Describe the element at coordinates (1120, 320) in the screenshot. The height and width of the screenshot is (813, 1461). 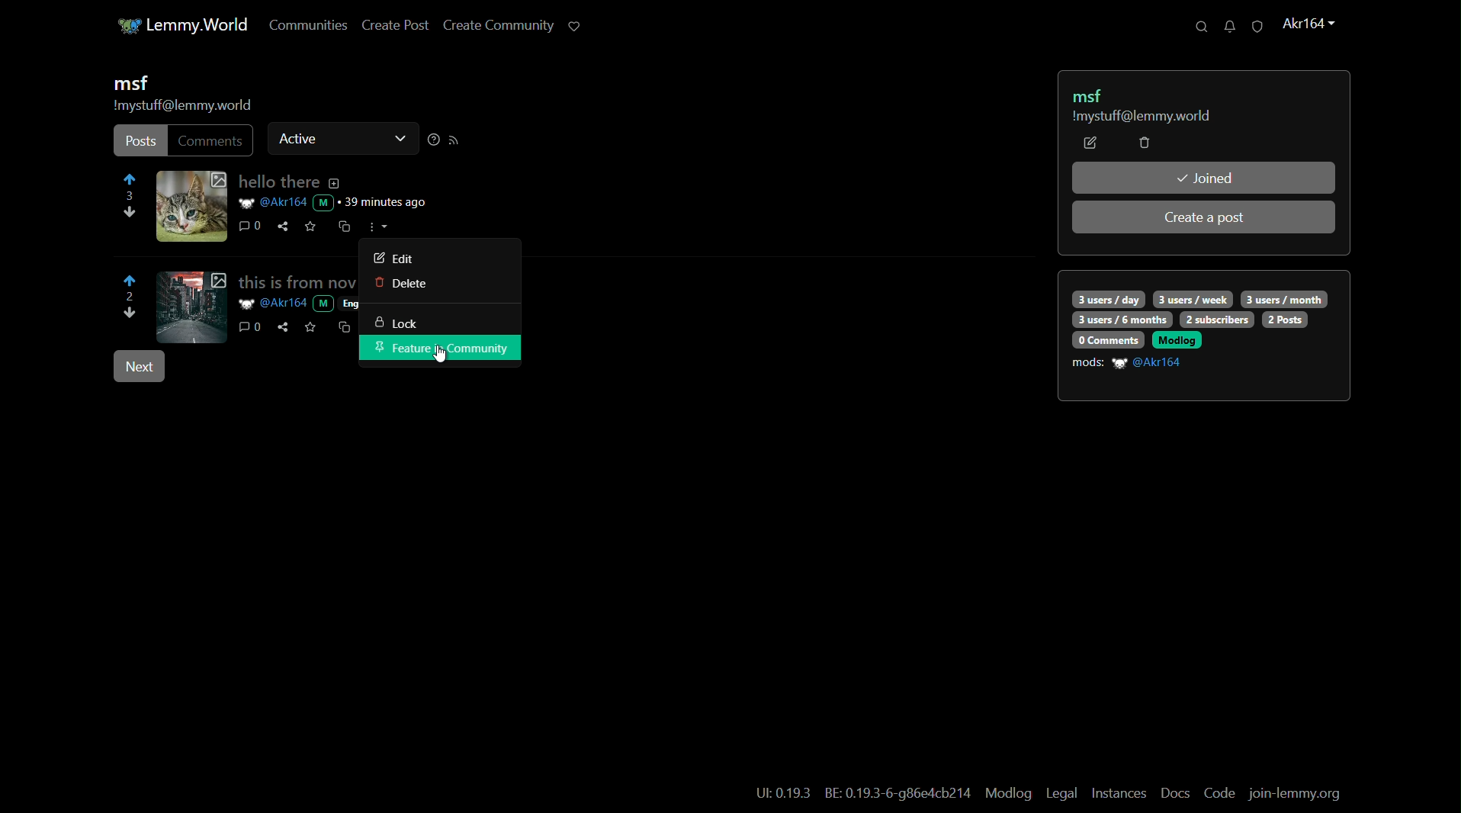
I see `3 users per 6 month` at that location.